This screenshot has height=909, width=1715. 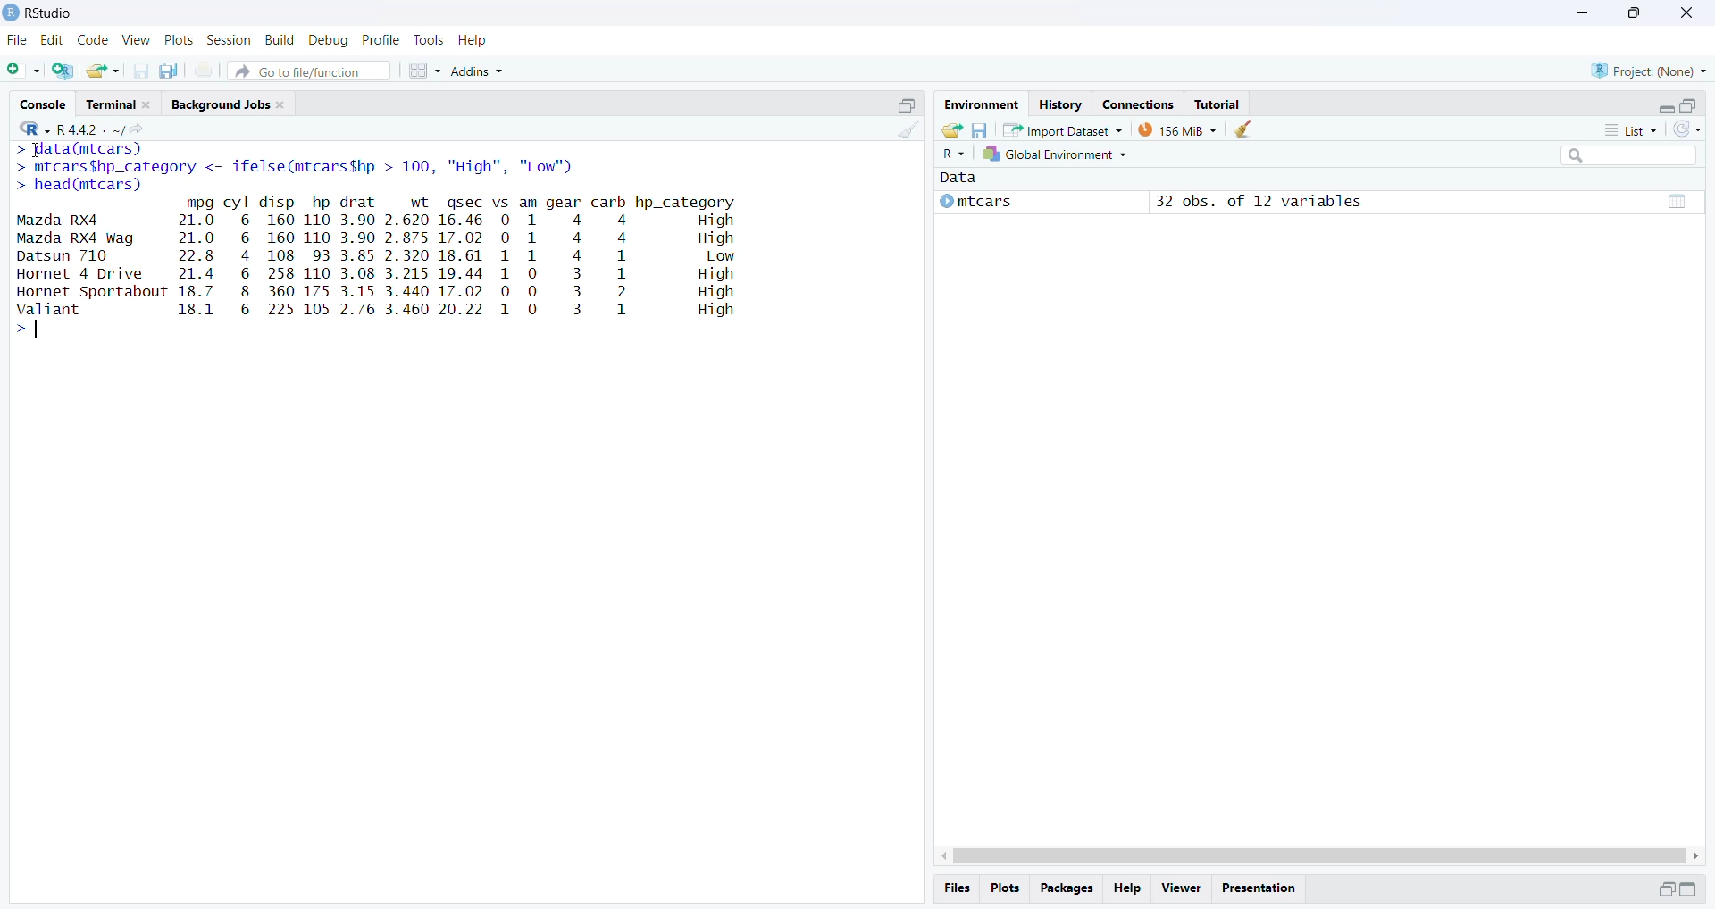 I want to click on RStudio, so click(x=47, y=13).